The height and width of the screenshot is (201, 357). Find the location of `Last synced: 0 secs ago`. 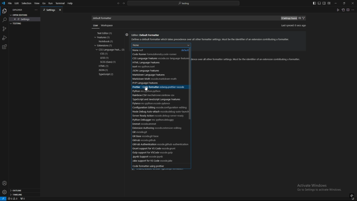

Last synced: 0 secs ago is located at coordinates (293, 25).